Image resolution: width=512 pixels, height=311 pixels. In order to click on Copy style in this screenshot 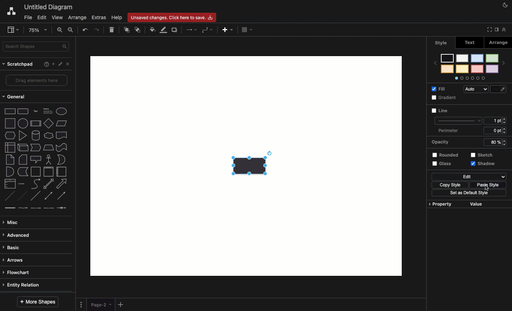, I will do `click(448, 184)`.